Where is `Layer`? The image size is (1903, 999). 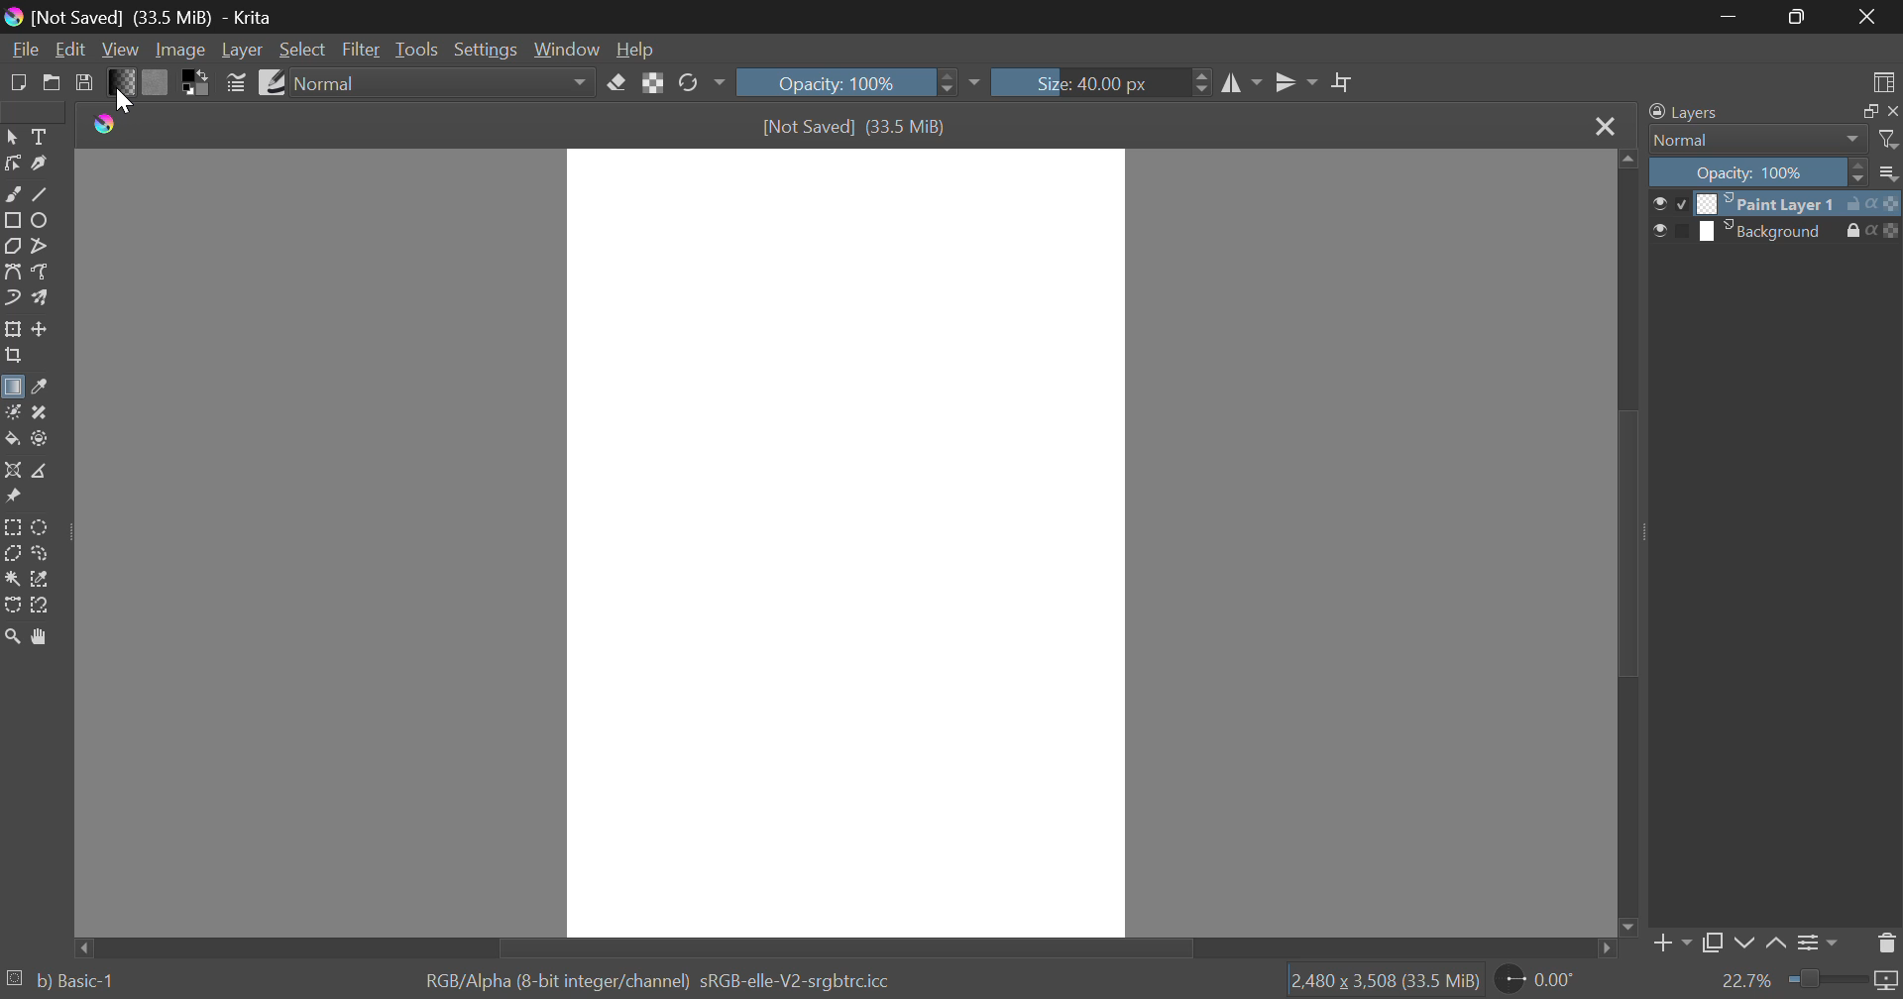
Layer is located at coordinates (242, 50).